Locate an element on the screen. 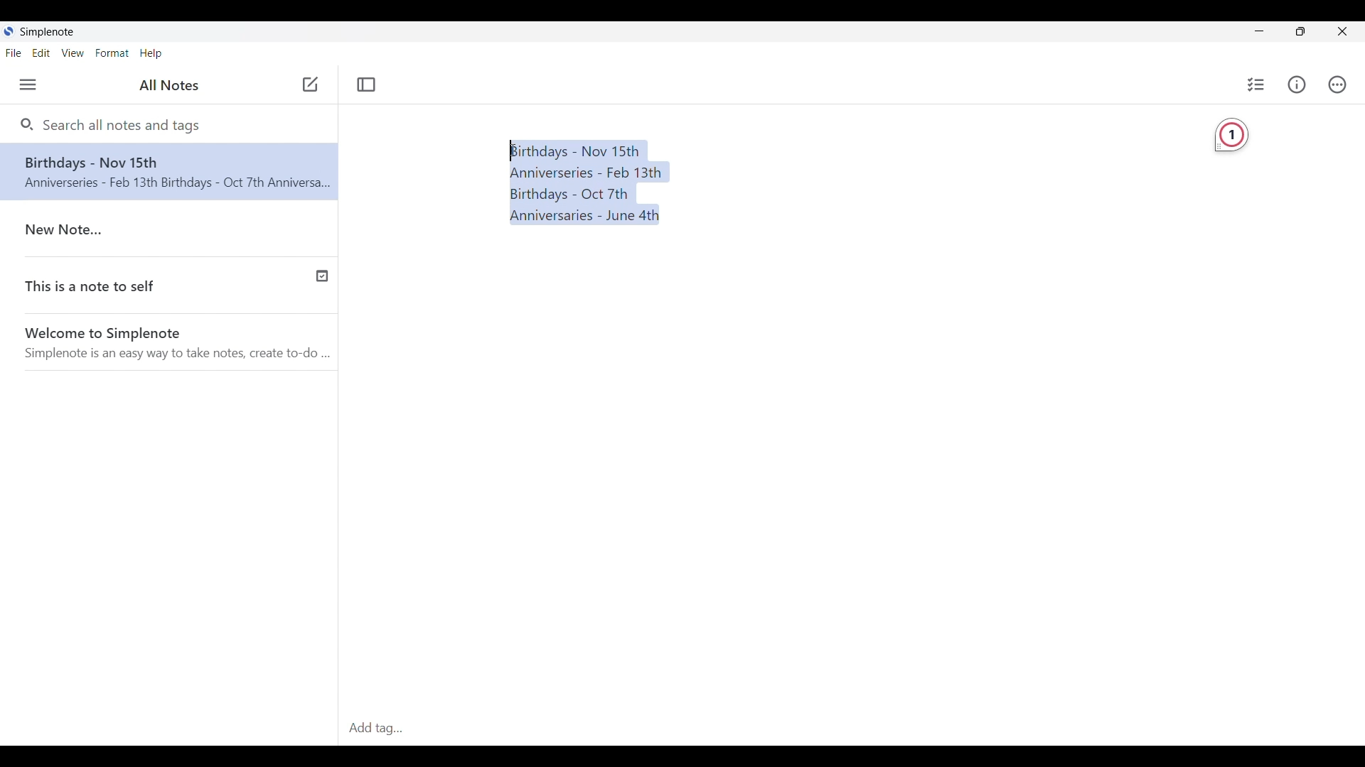 Image resolution: width=1365 pixels, height=767 pixels. New Note..(Older note) is located at coordinates (173, 232).